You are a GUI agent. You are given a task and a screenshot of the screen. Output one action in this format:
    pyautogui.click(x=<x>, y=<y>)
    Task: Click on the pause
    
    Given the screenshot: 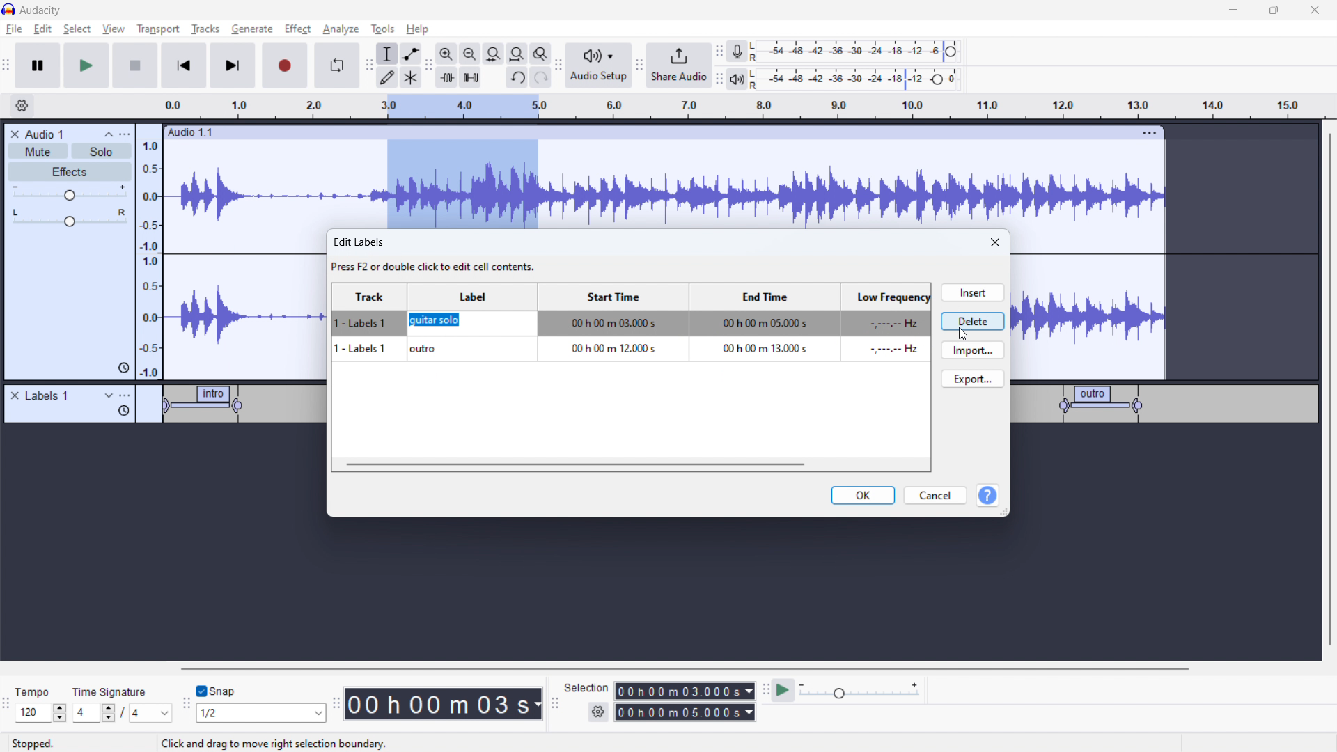 What is the action you would take?
    pyautogui.click(x=38, y=66)
    